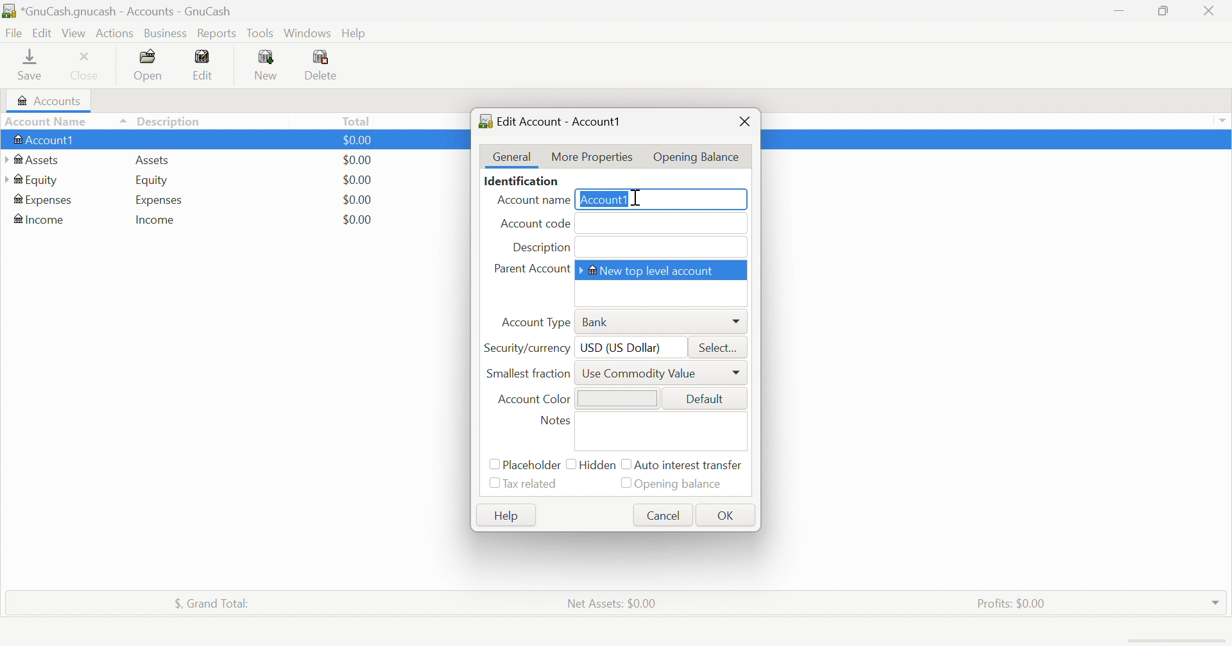 Image resolution: width=1232 pixels, height=646 pixels. I want to click on $0.00, so click(357, 179).